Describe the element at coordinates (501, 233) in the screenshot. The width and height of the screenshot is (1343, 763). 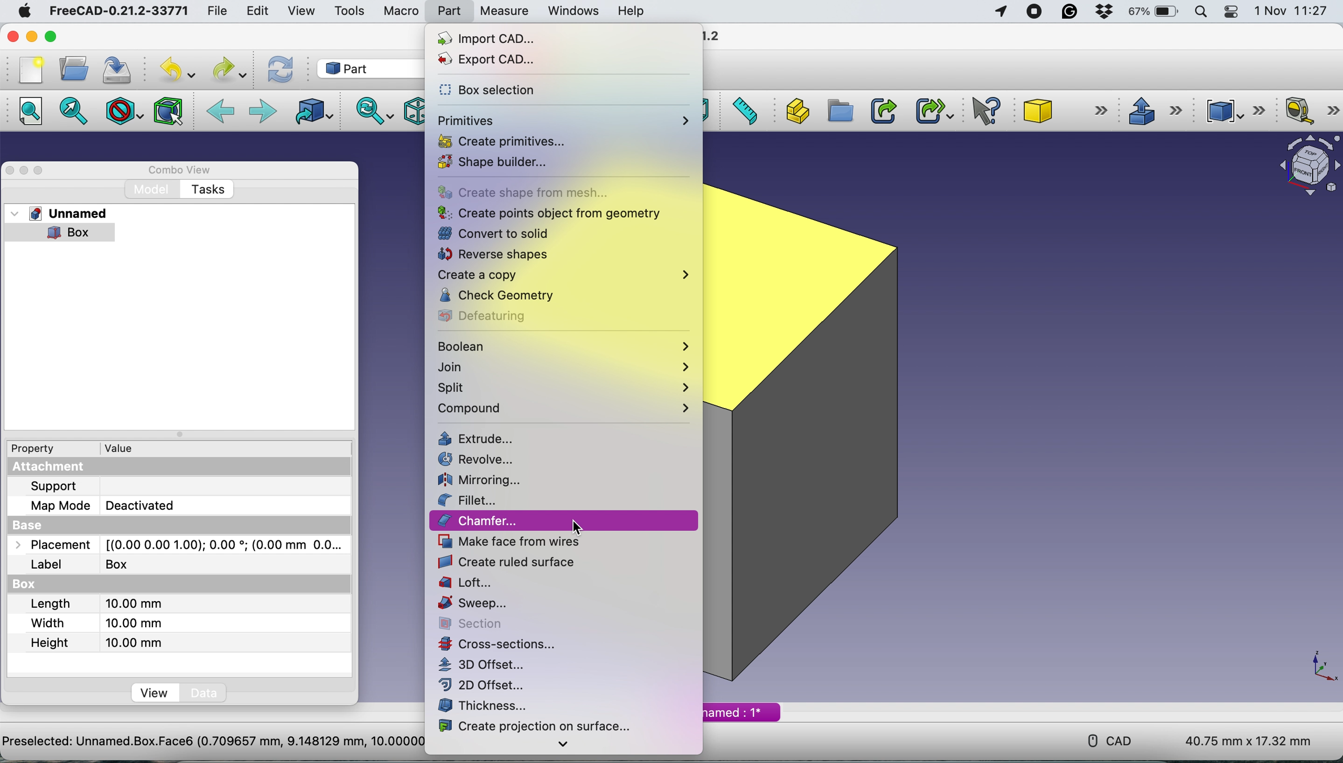
I see `convert to solid` at that location.